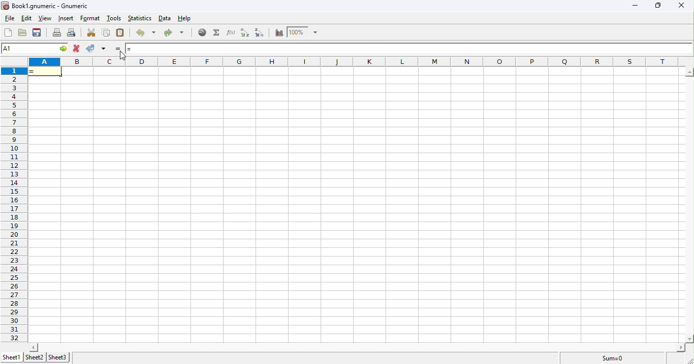 The image size is (694, 364). I want to click on open, so click(23, 33).